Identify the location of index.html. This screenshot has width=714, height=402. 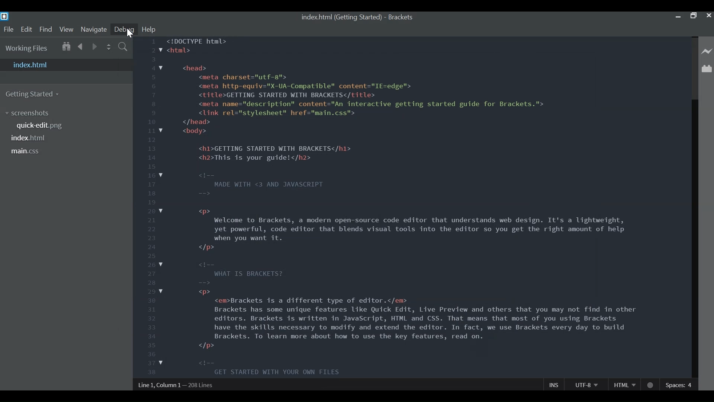
(28, 138).